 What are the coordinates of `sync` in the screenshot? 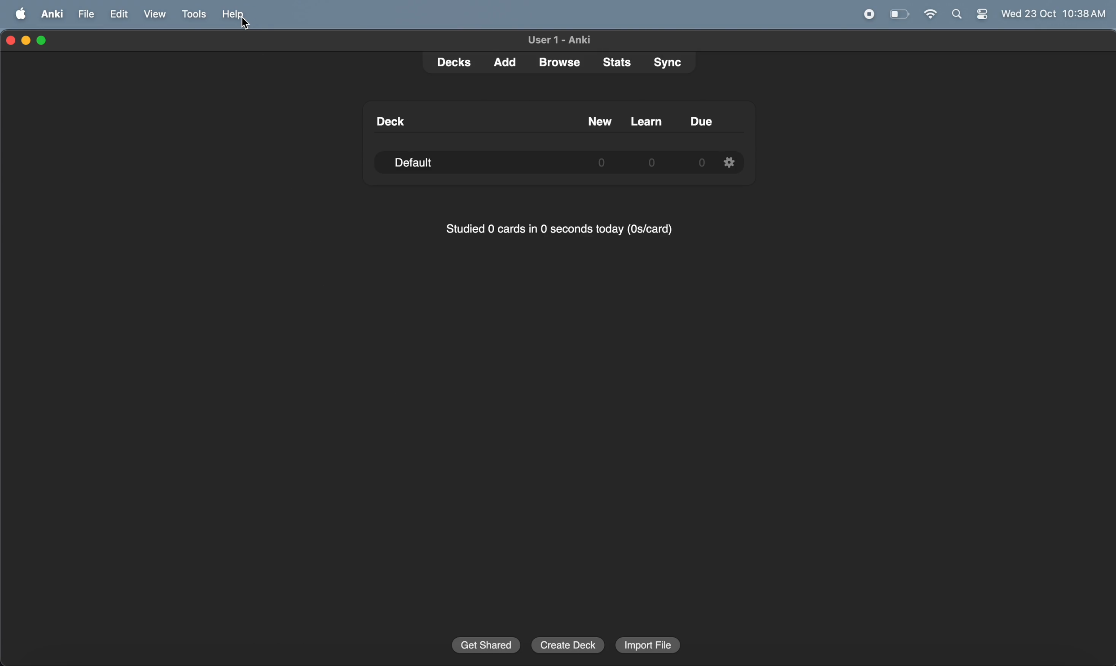 It's located at (665, 63).